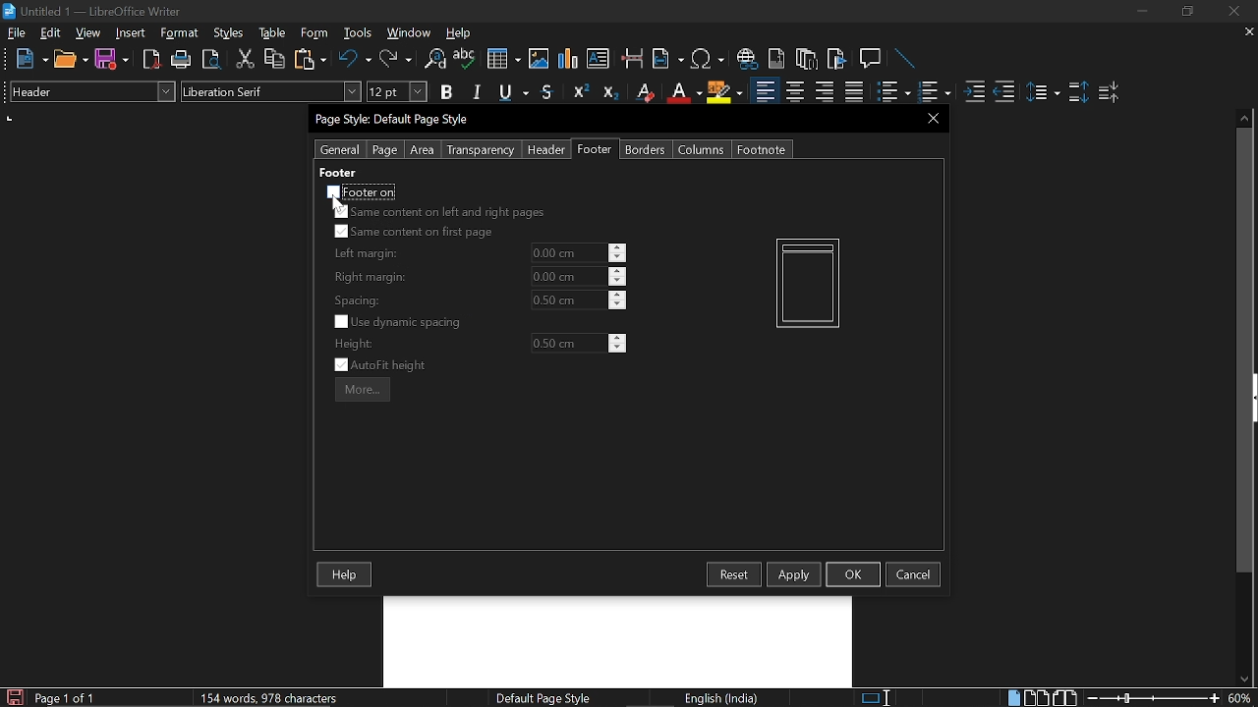 The width and height of the screenshot is (1258, 707). Describe the element at coordinates (309, 58) in the screenshot. I see `Paste` at that location.